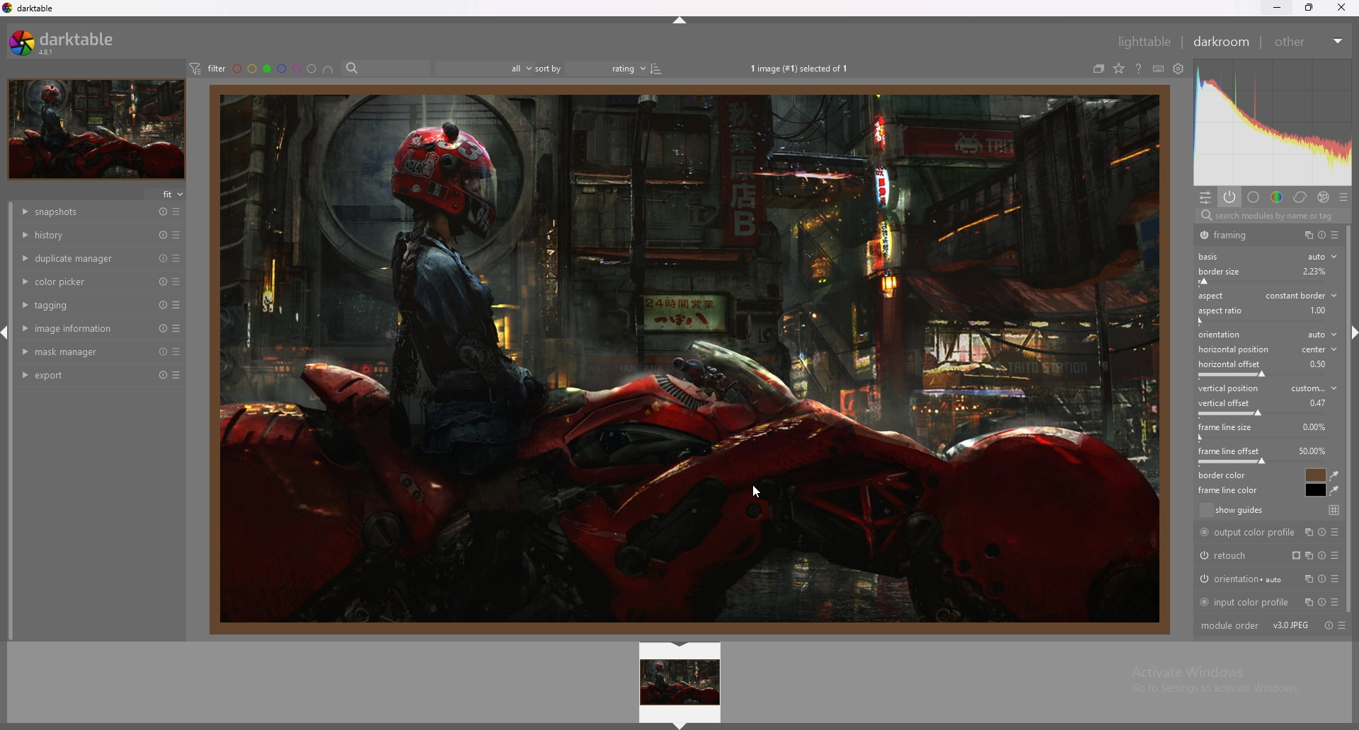 The height and width of the screenshot is (730, 1359). What do you see at coordinates (1265, 284) in the screenshot?
I see `border size offset bar` at bounding box center [1265, 284].